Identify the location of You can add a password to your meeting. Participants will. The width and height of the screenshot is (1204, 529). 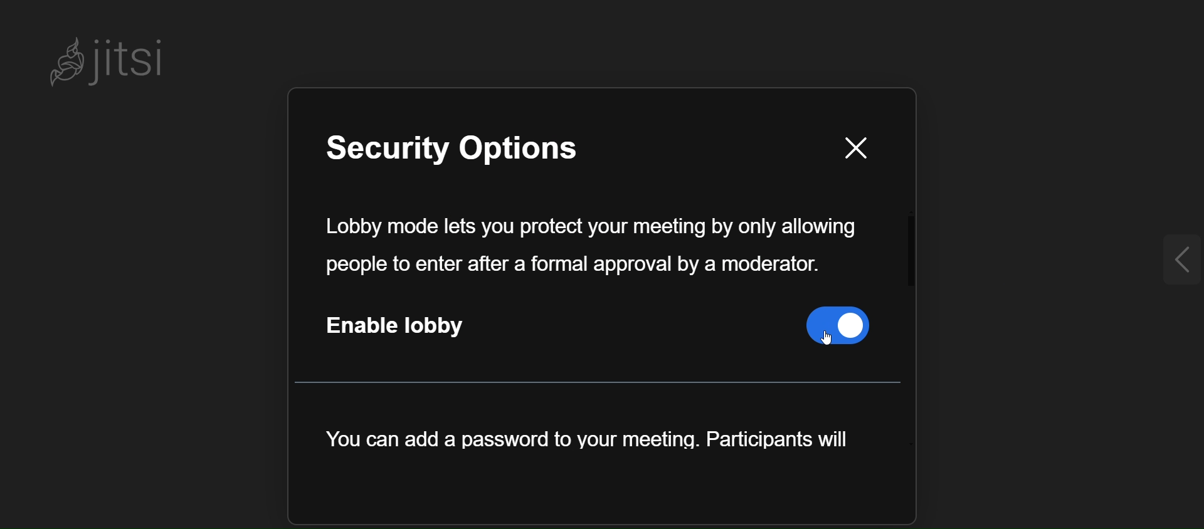
(593, 446).